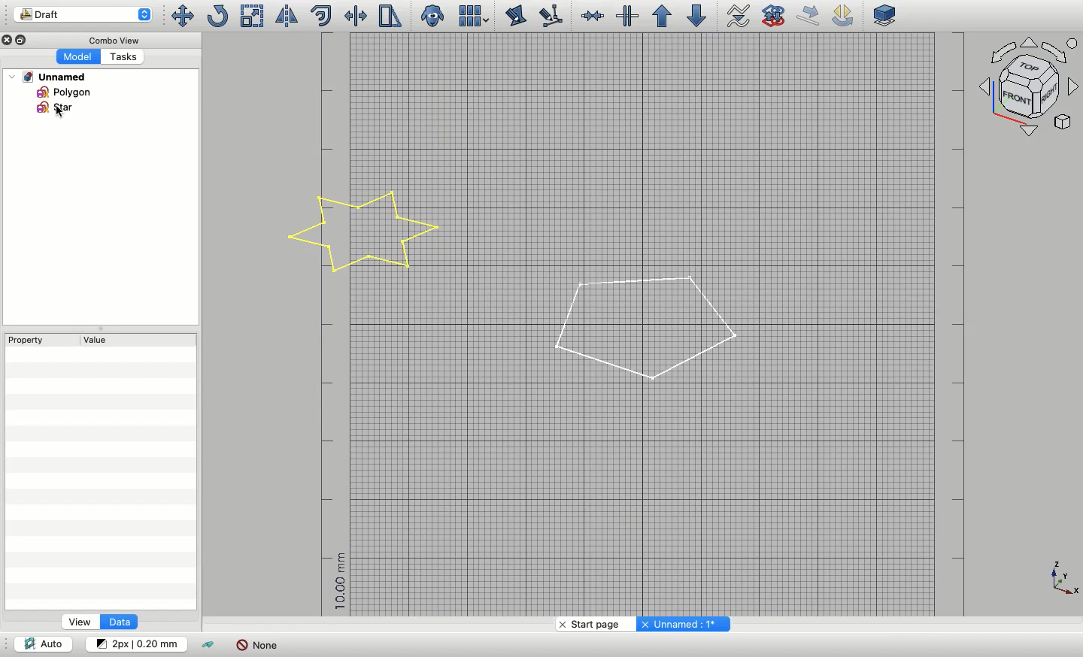  What do you see at coordinates (734, 17) in the screenshot?
I see `Wire to b-spline` at bounding box center [734, 17].